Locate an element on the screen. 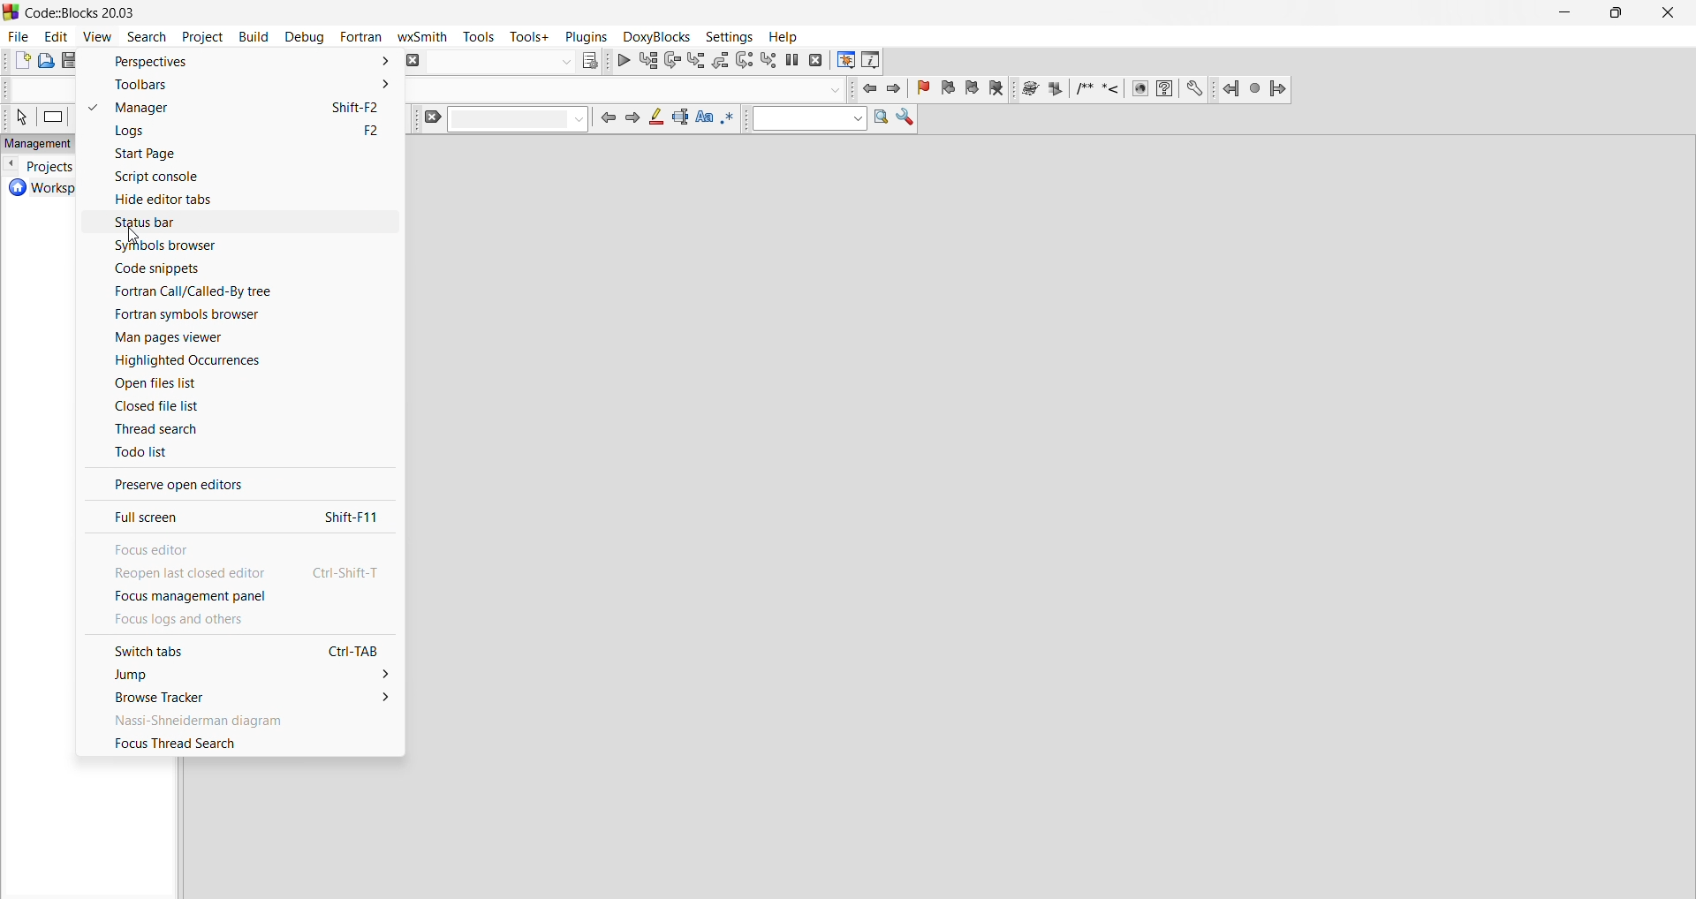 This screenshot has width=1696, height=899. clear is located at coordinates (505, 118).